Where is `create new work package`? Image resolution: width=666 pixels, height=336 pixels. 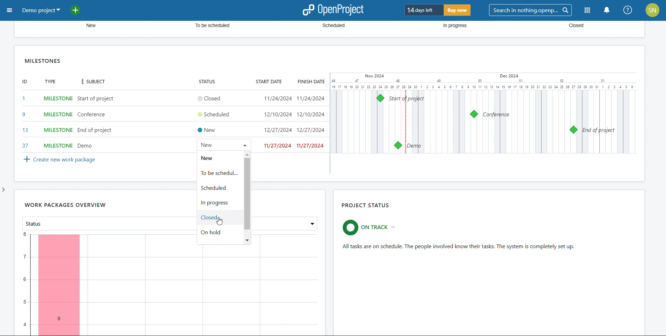
create new work package is located at coordinates (58, 159).